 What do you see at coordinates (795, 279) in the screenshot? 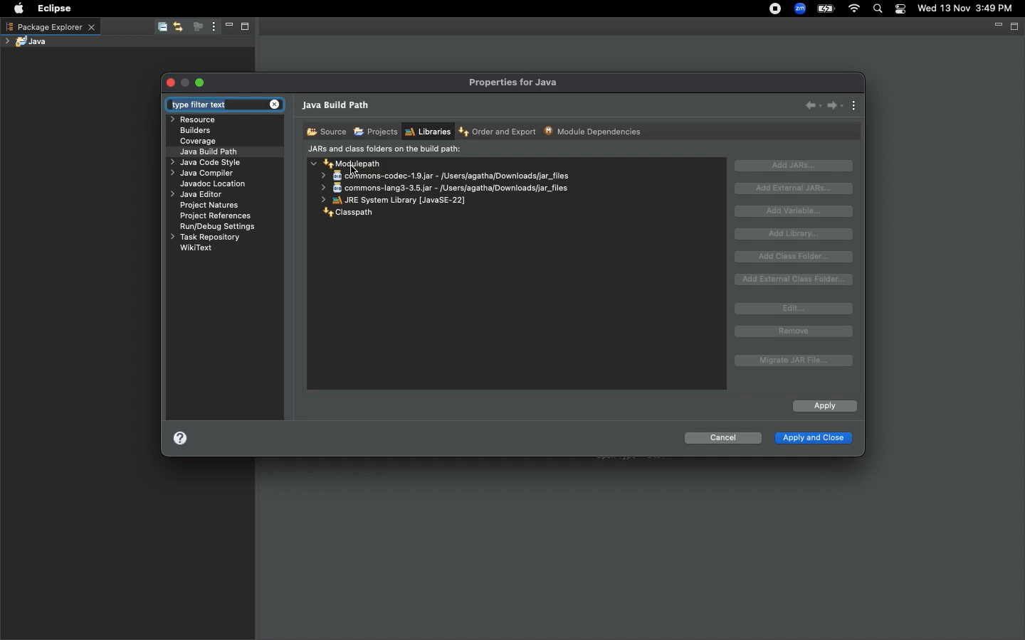
I see `Add external class folder` at bounding box center [795, 279].